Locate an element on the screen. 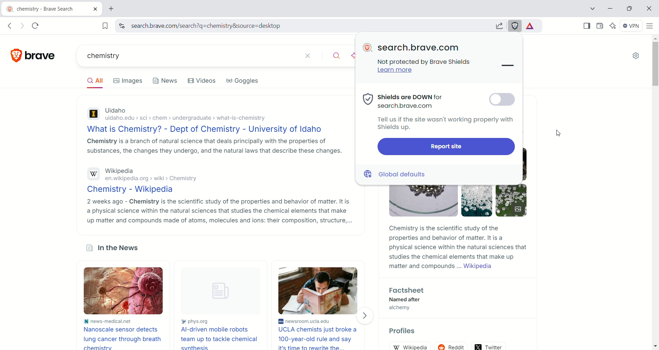 The height and width of the screenshot is (350, 659). Wikipedia: en.wikipedia.org > wiki > Chemistry is located at coordinates (216, 175).